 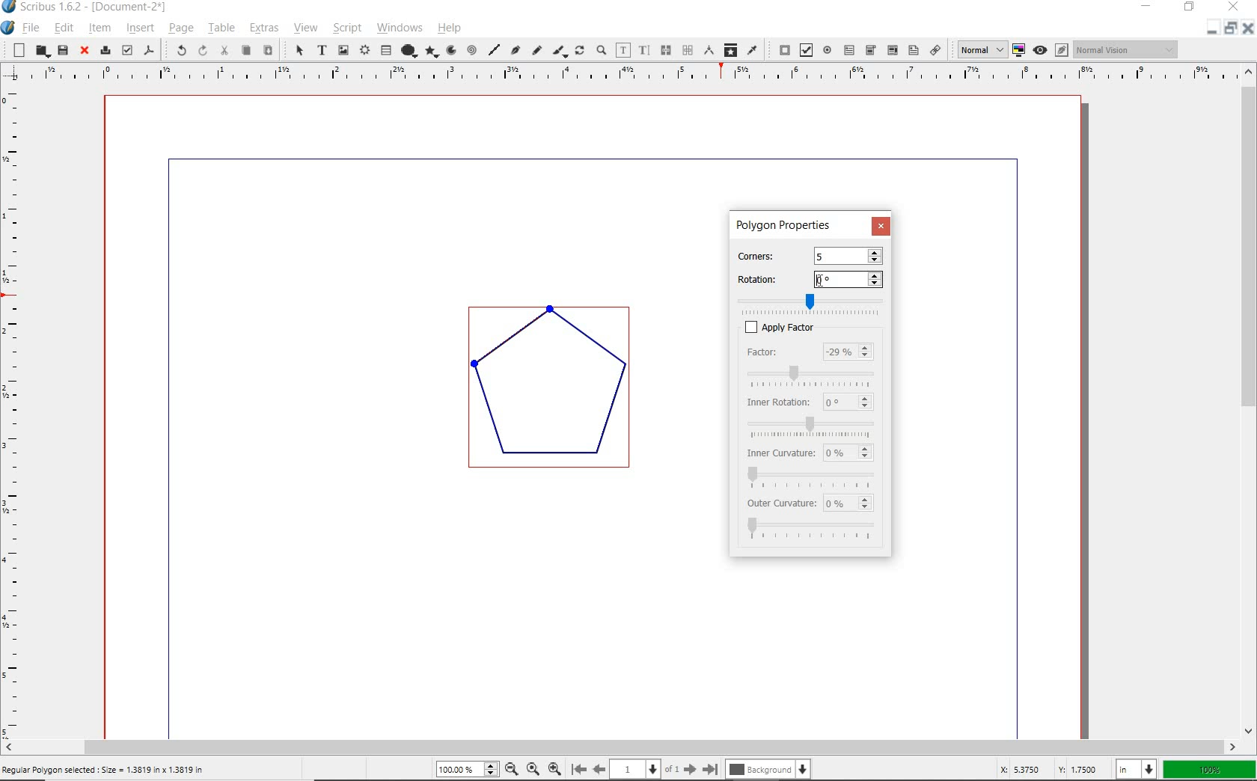 I want to click on checkbox, so click(x=745, y=327).